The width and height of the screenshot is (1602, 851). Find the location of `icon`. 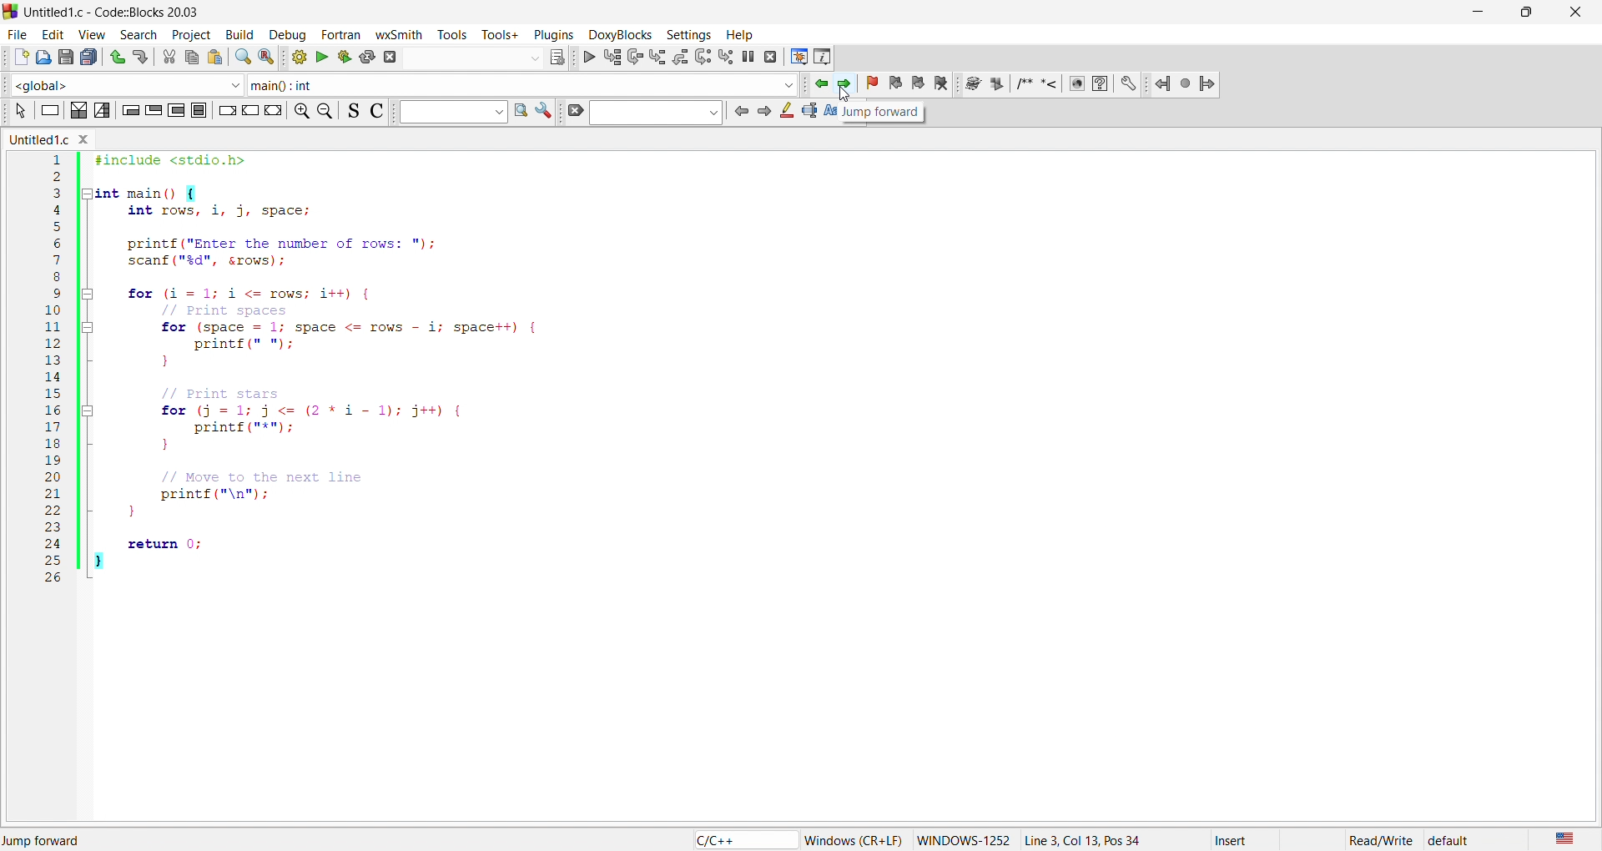

icon is located at coordinates (127, 111).